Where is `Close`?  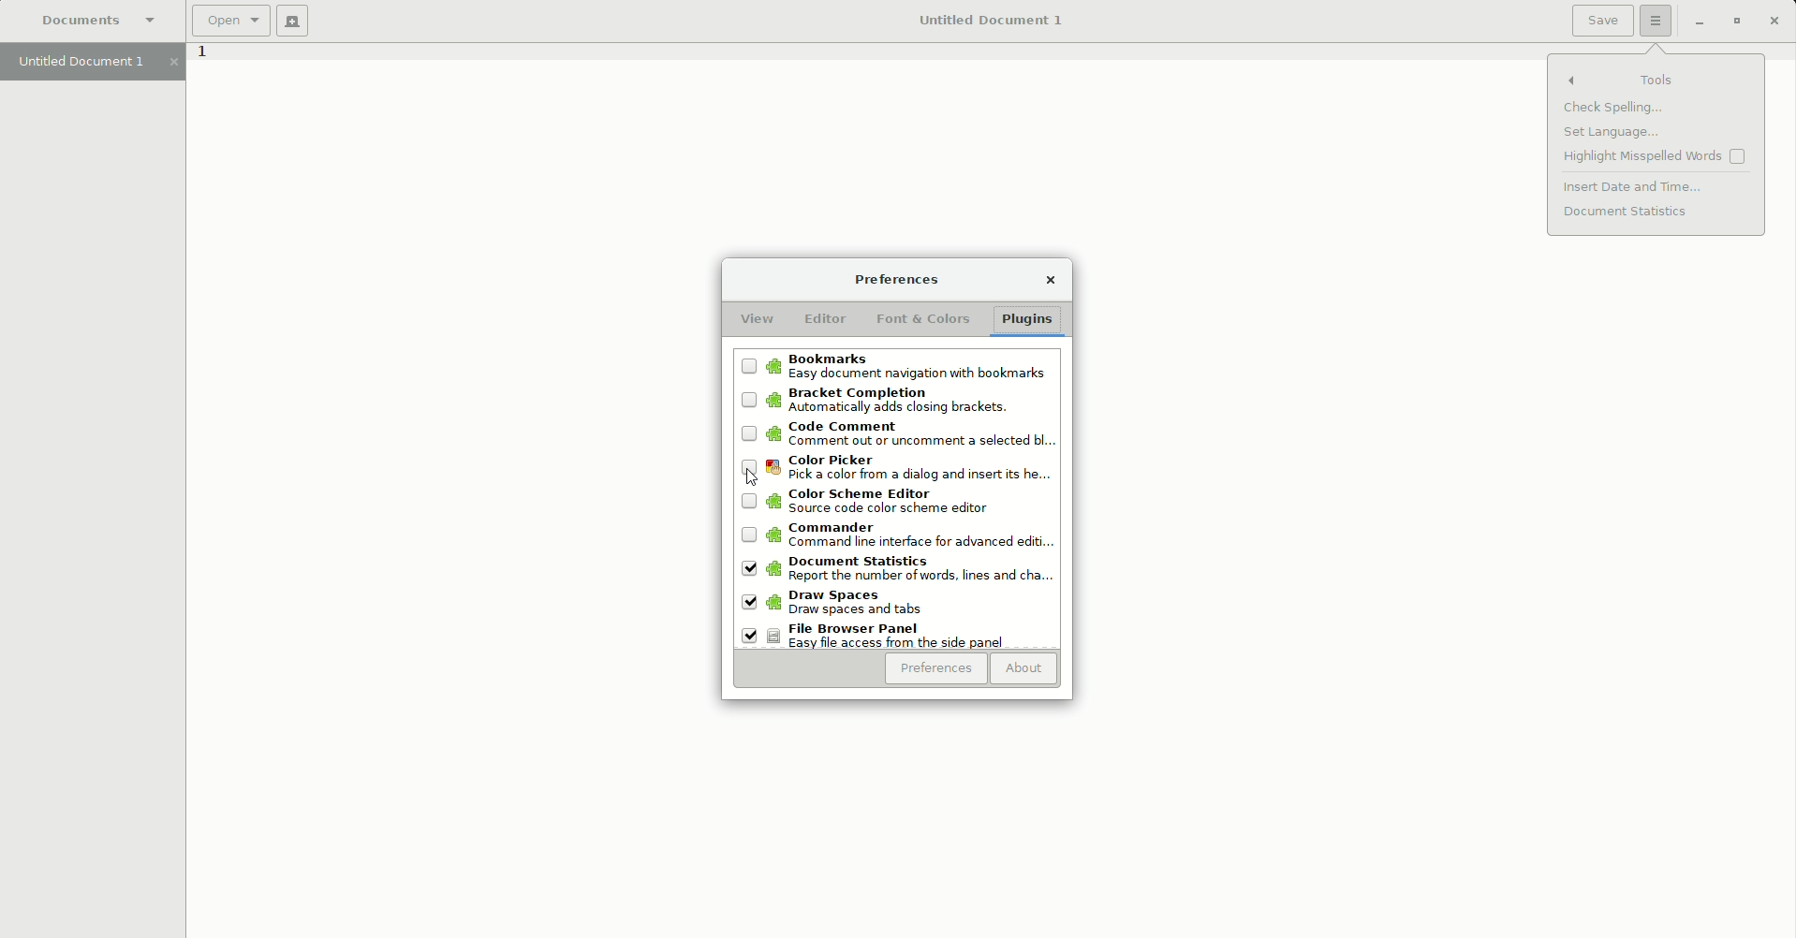
Close is located at coordinates (1051, 282).